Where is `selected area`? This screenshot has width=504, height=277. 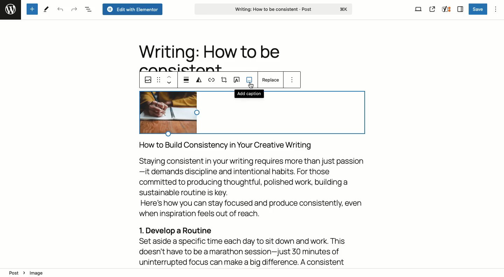
selected area is located at coordinates (252, 116).